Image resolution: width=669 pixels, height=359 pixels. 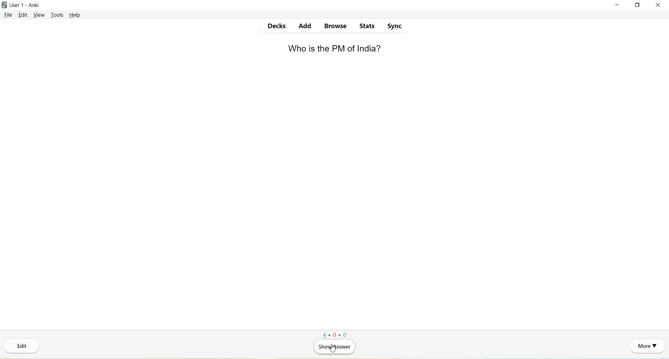 I want to click on Minimize, so click(x=617, y=5).